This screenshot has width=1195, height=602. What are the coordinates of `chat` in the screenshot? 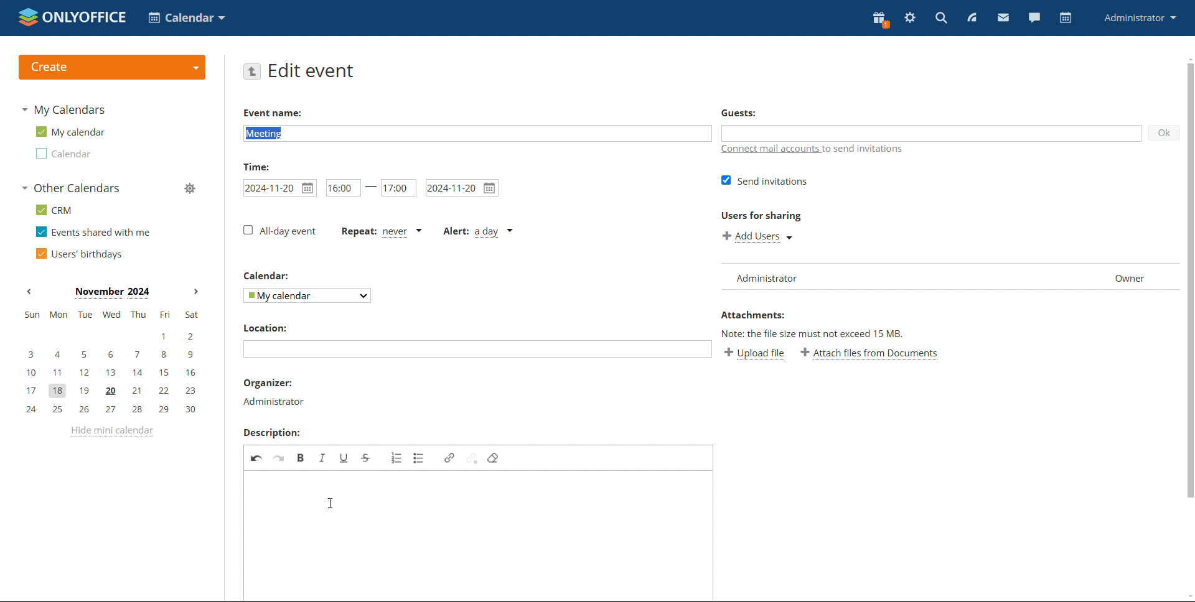 It's located at (1034, 17).